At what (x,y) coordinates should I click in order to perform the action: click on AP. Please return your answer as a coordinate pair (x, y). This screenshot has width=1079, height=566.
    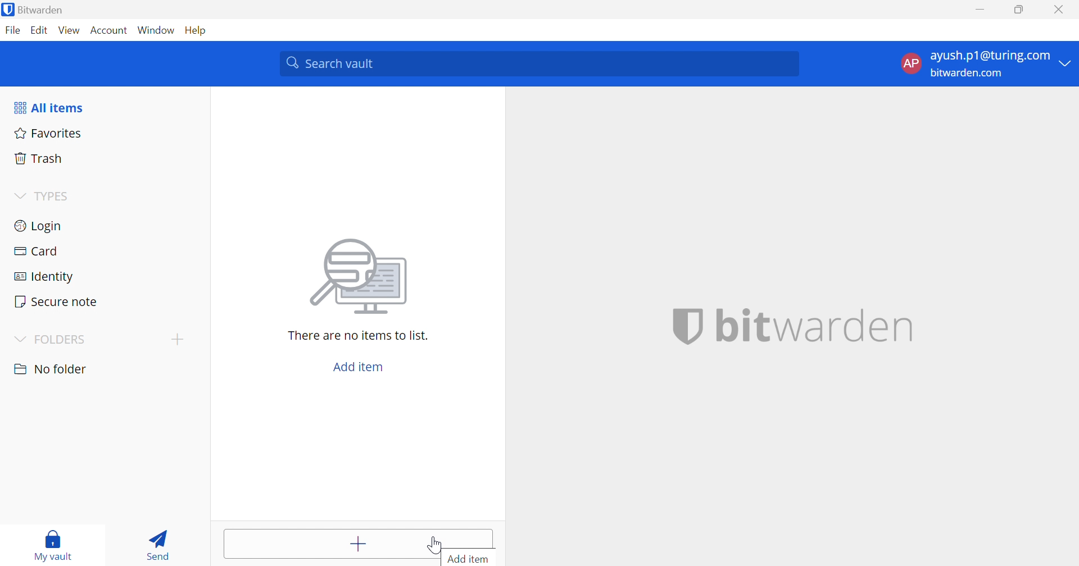
    Looking at the image, I should click on (912, 63).